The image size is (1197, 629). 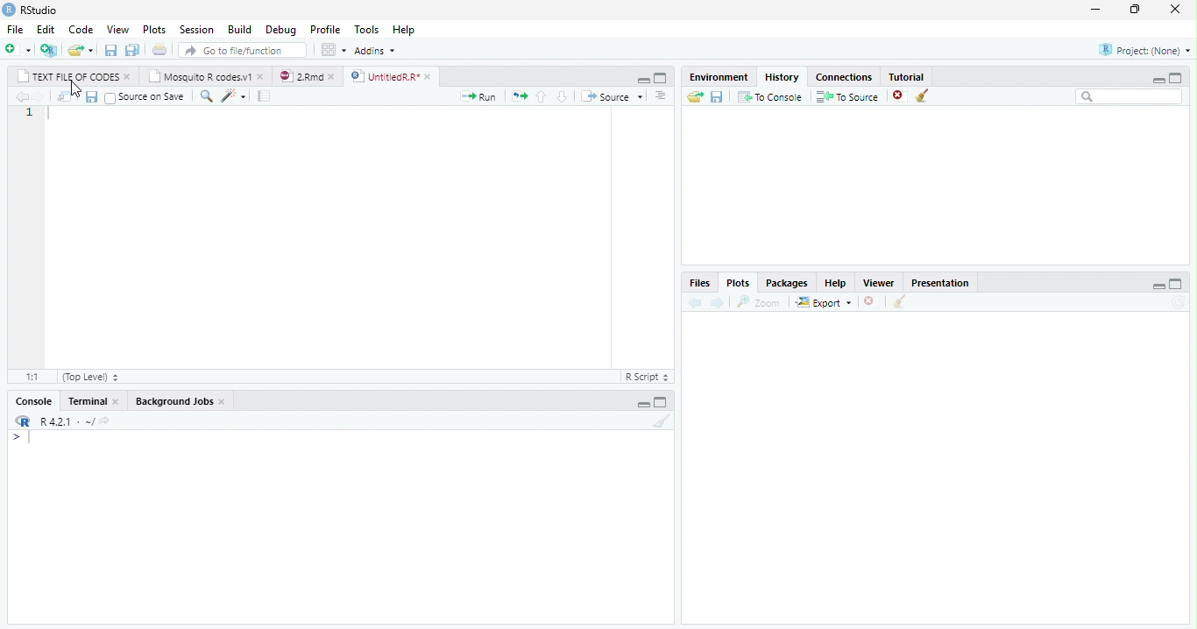 I want to click on minimize, so click(x=1095, y=9).